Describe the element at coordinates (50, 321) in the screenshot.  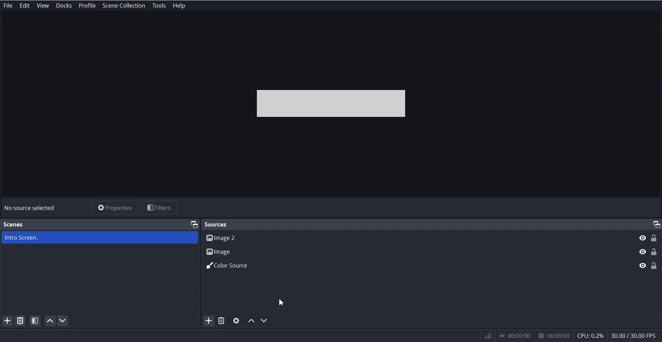
I see `Move Scene Up` at that location.